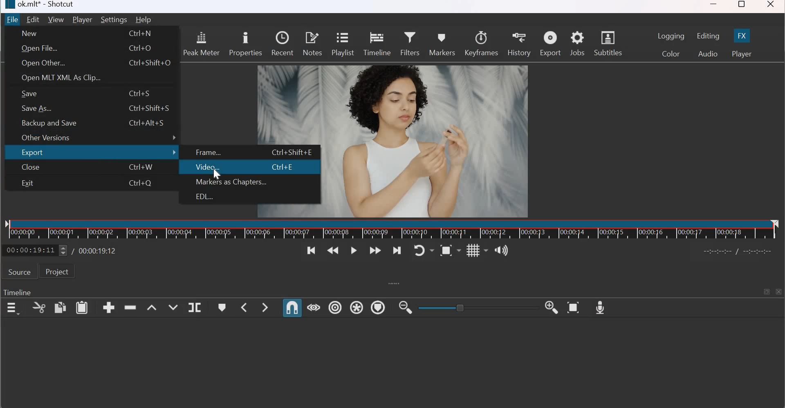 This screenshot has width=785, height=408. I want to click on New, so click(30, 33).